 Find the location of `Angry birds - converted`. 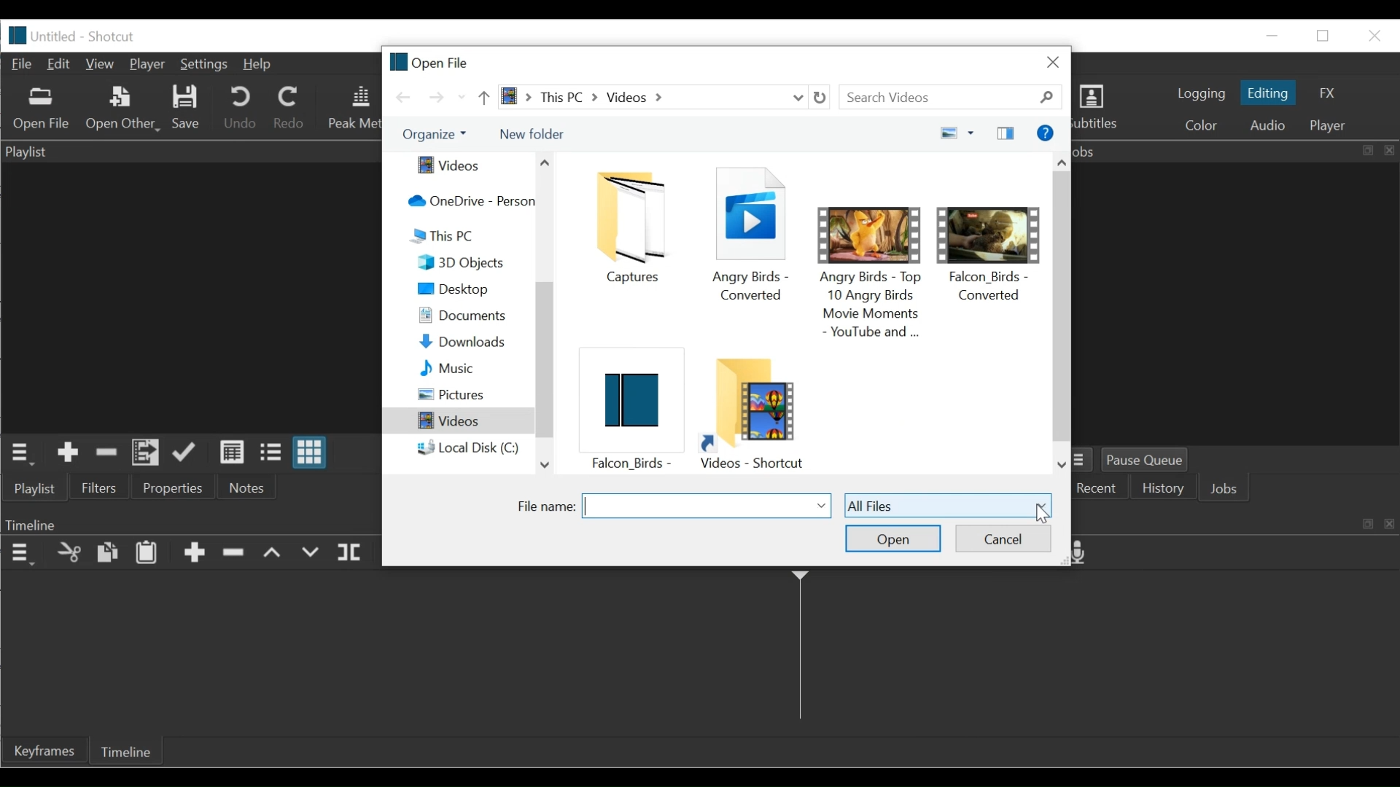

Angry birds - converted is located at coordinates (753, 232).